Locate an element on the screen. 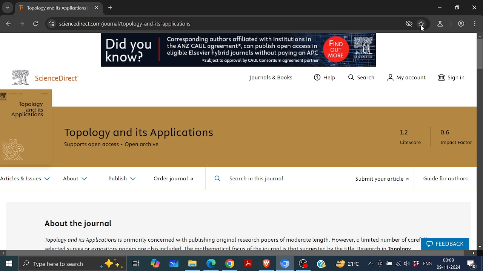  Notification is located at coordinates (471, 264).